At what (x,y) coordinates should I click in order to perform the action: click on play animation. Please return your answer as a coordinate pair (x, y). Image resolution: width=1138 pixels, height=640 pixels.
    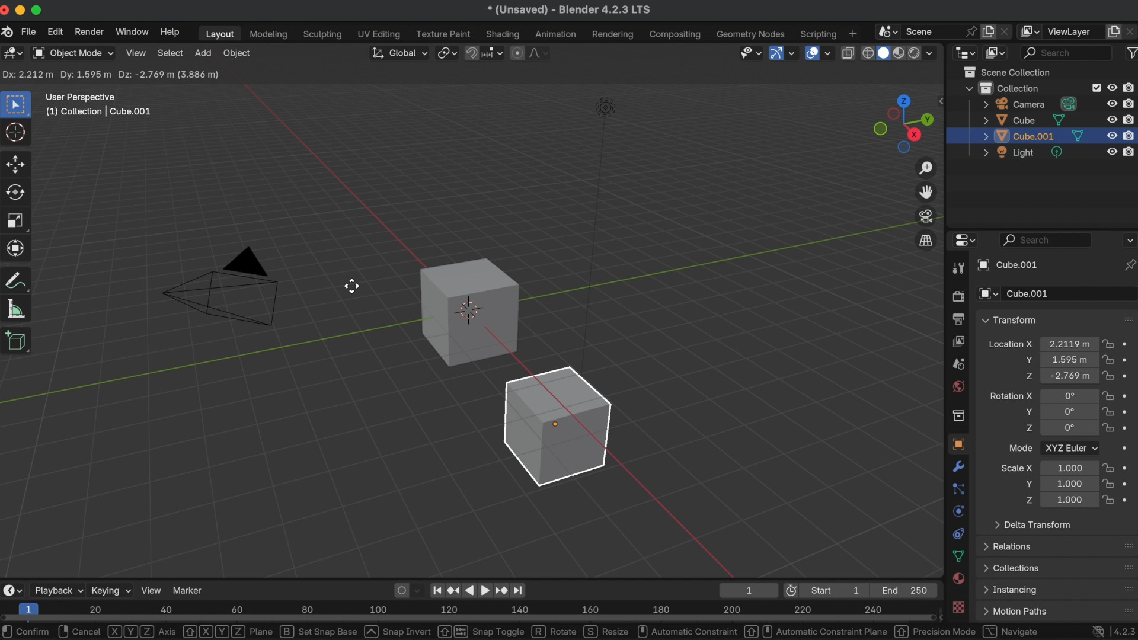
    Looking at the image, I should click on (477, 590).